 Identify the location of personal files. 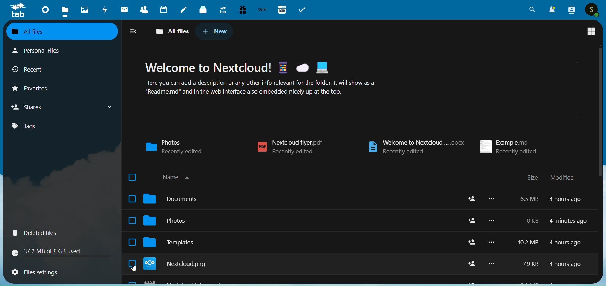
(43, 51).